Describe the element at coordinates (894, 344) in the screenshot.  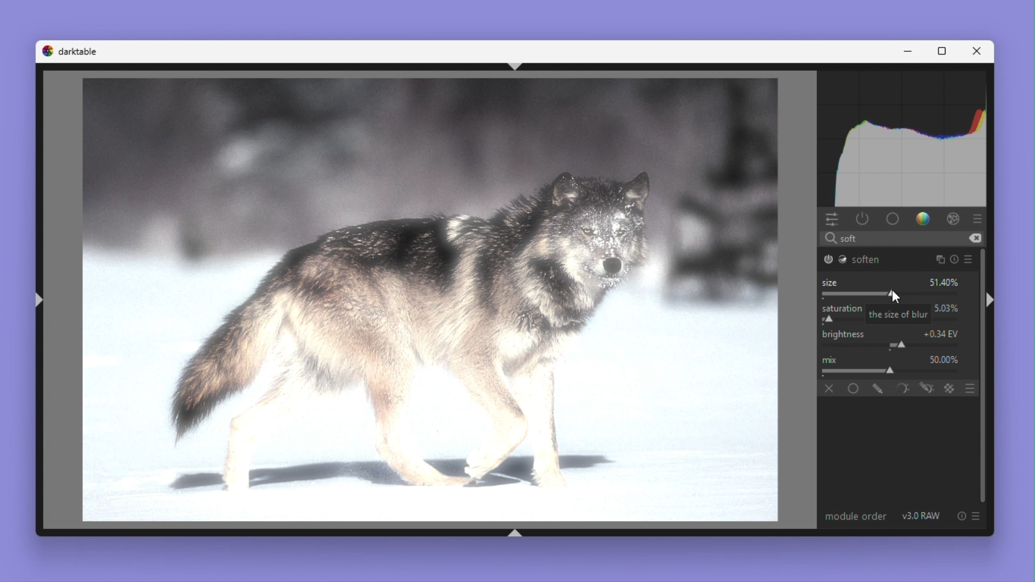
I see `slider` at that location.